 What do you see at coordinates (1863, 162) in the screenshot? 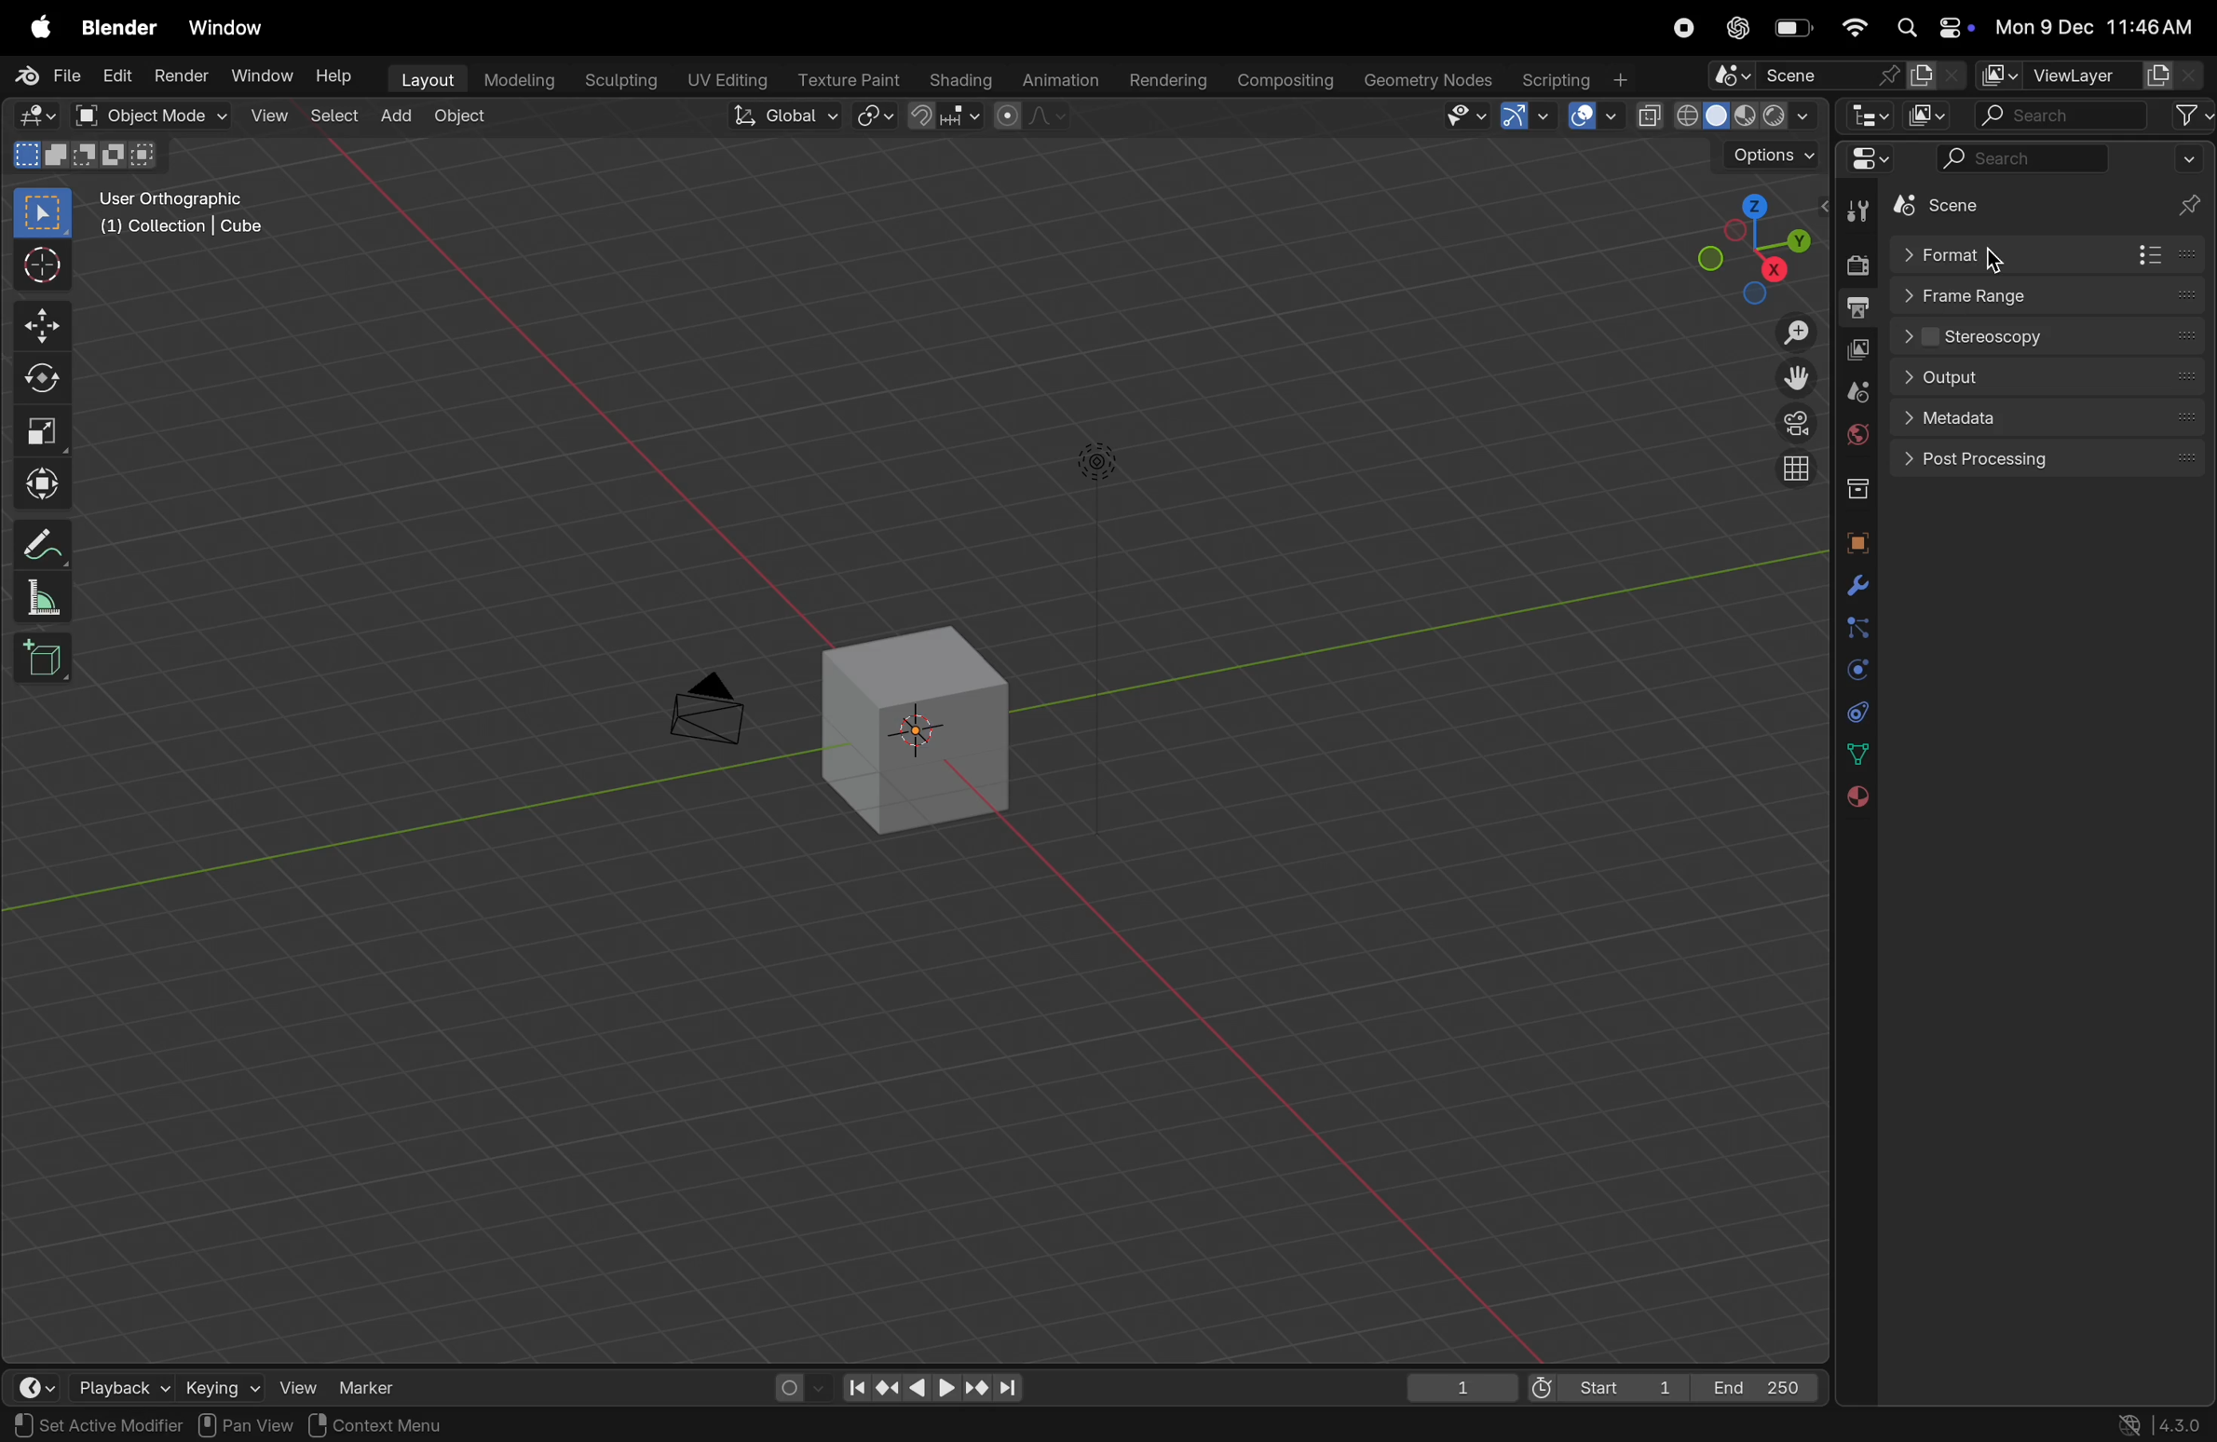
I see `editor type` at bounding box center [1863, 162].